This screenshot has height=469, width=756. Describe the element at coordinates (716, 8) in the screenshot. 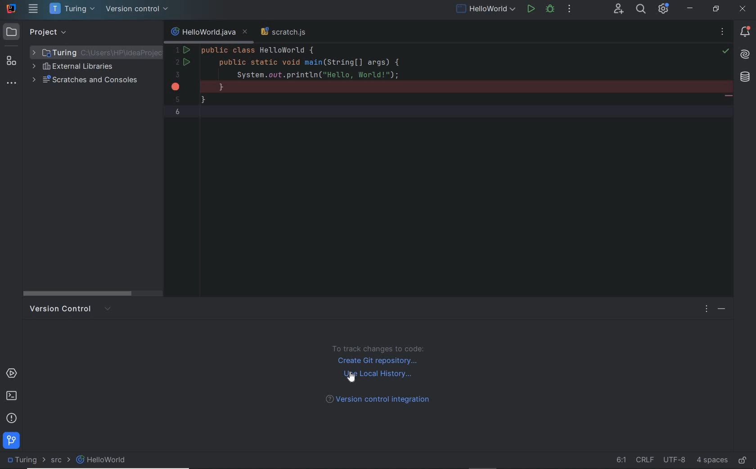

I see `restore down` at that location.